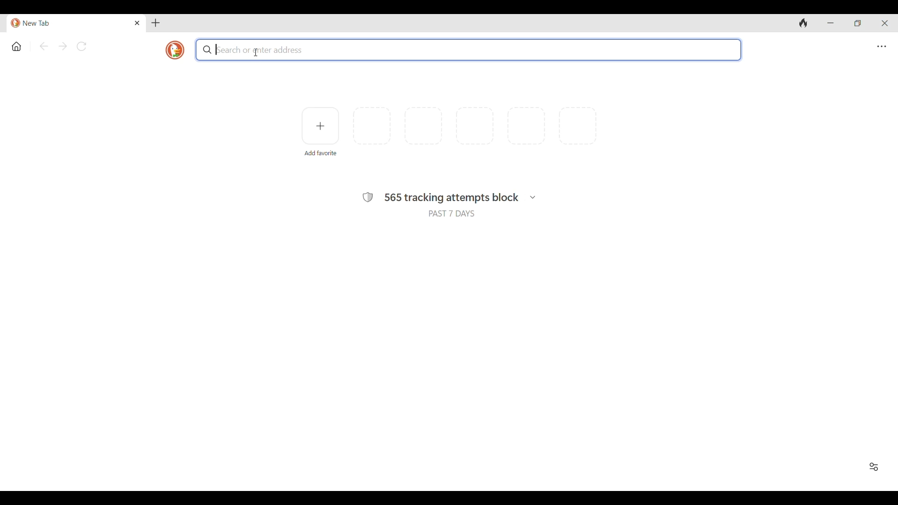  What do you see at coordinates (138, 23) in the screenshot?
I see `Close` at bounding box center [138, 23].